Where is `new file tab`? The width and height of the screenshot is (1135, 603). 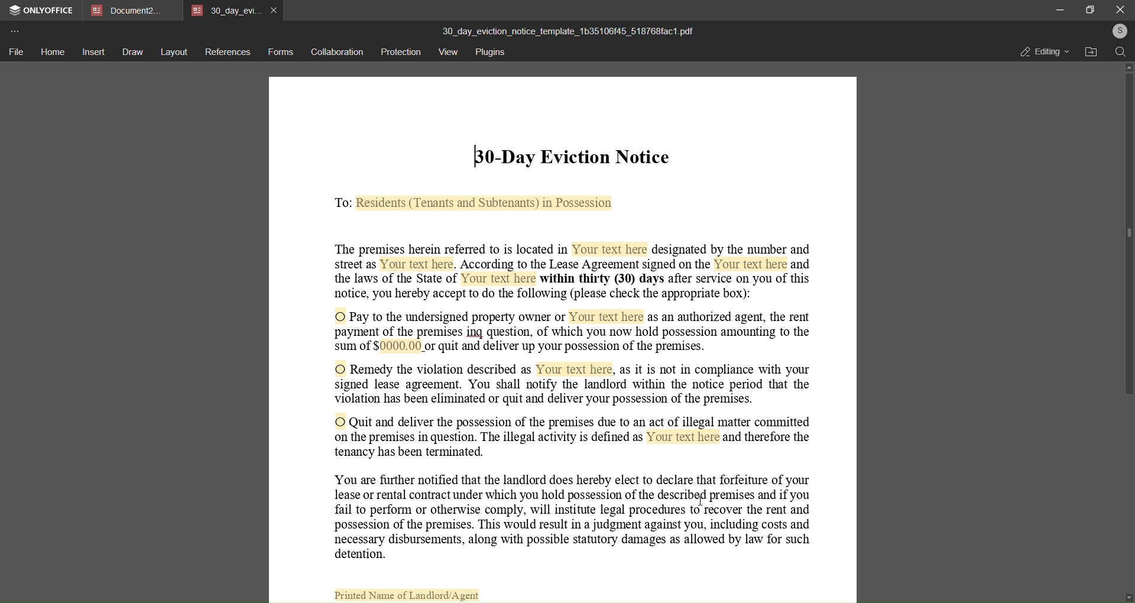 new file tab is located at coordinates (564, 339).